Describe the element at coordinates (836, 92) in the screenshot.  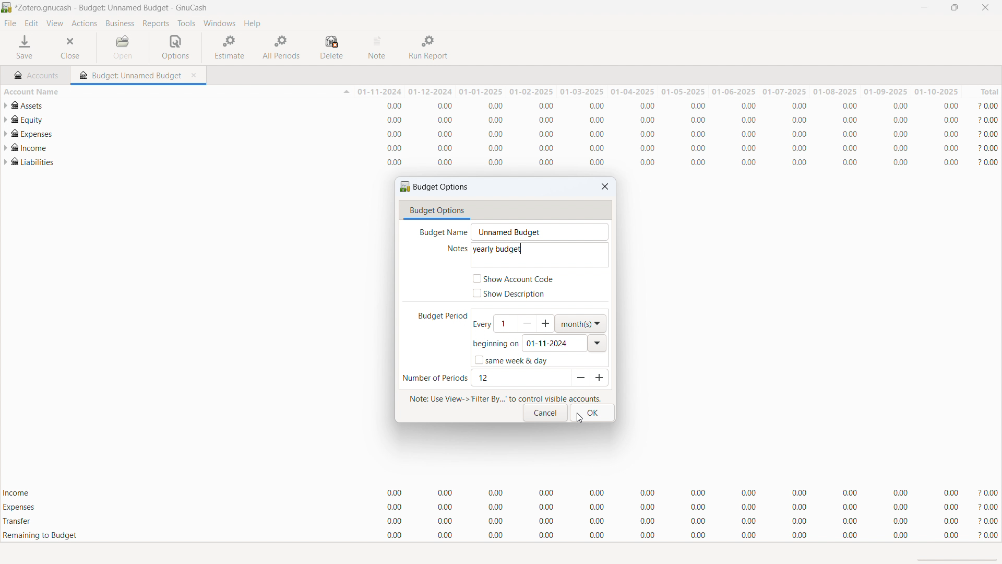
I see `01-08-2025` at that location.